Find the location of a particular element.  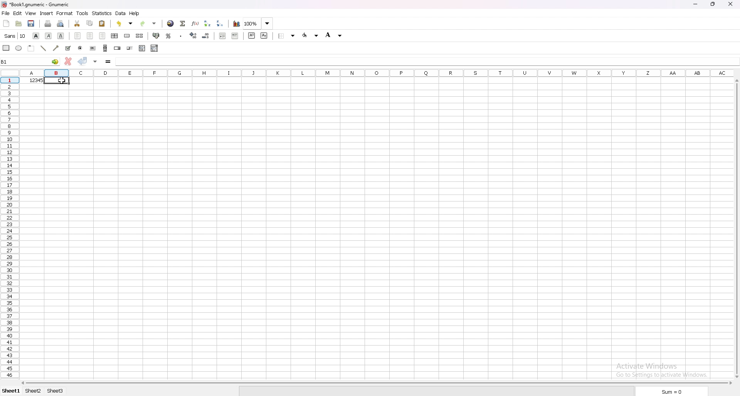

print preview is located at coordinates (61, 23).